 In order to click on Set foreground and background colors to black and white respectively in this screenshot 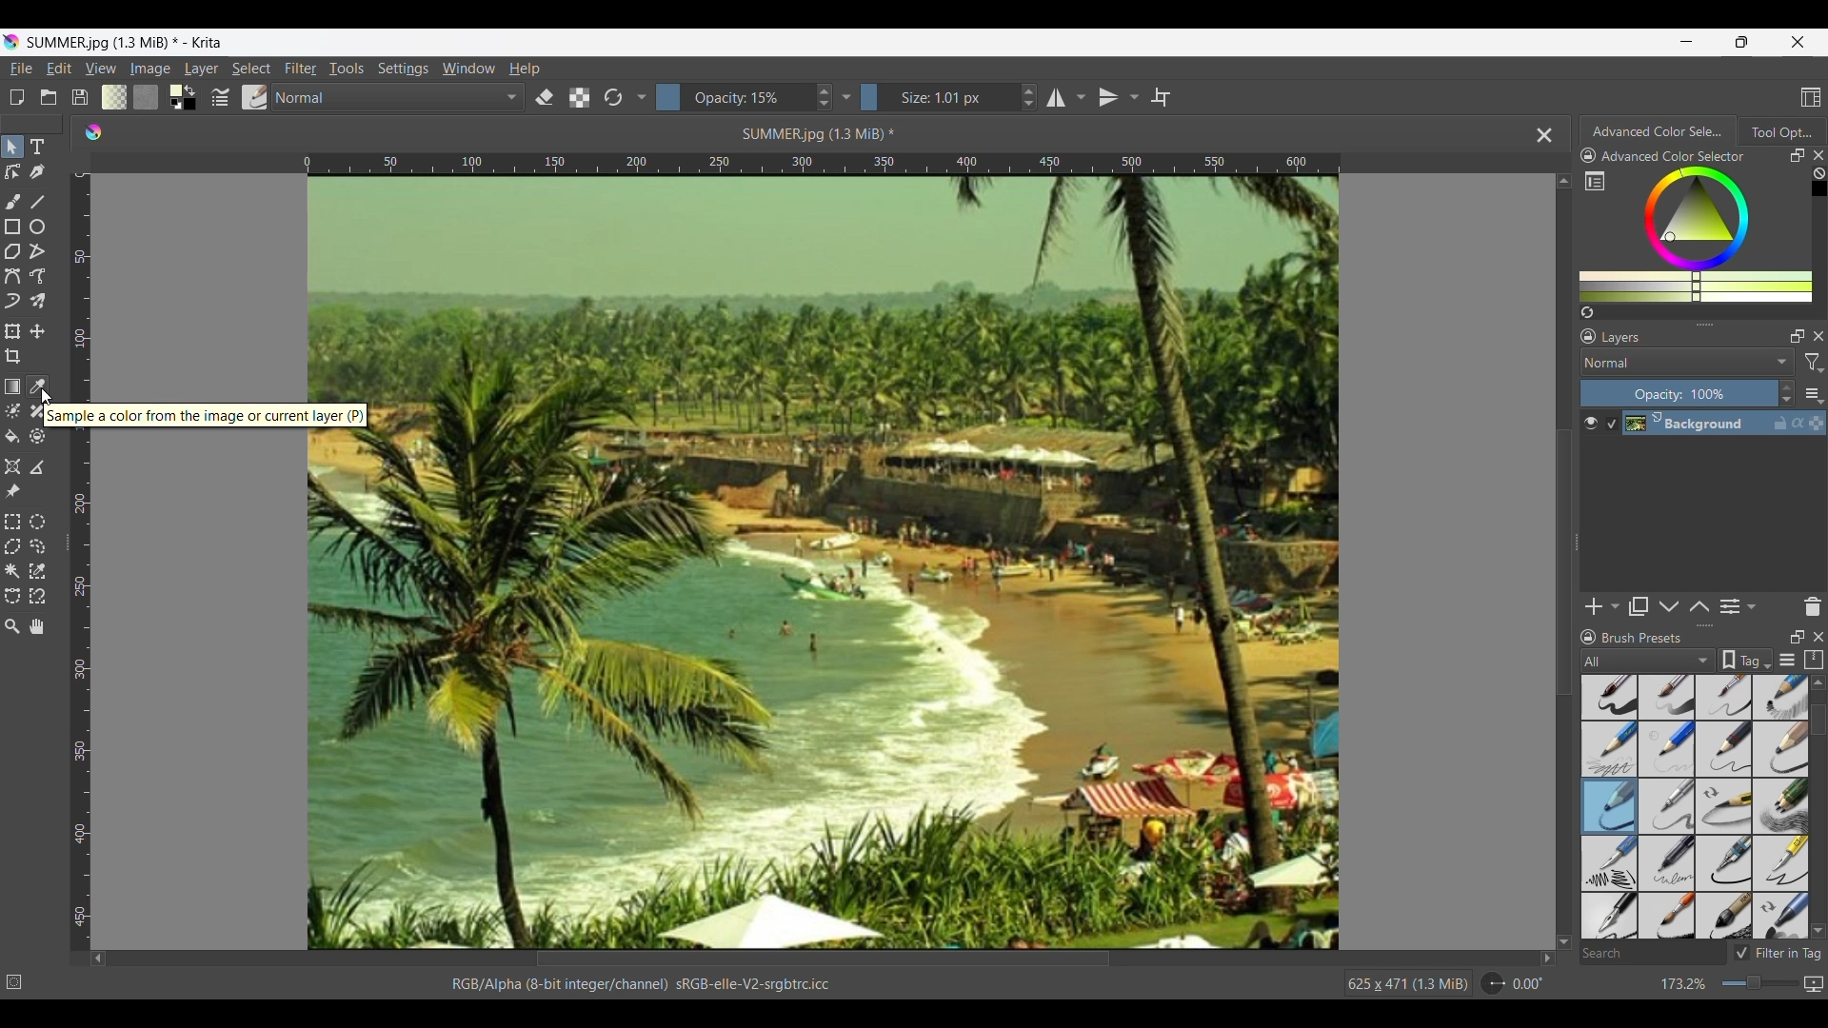, I will do `click(172, 106)`.